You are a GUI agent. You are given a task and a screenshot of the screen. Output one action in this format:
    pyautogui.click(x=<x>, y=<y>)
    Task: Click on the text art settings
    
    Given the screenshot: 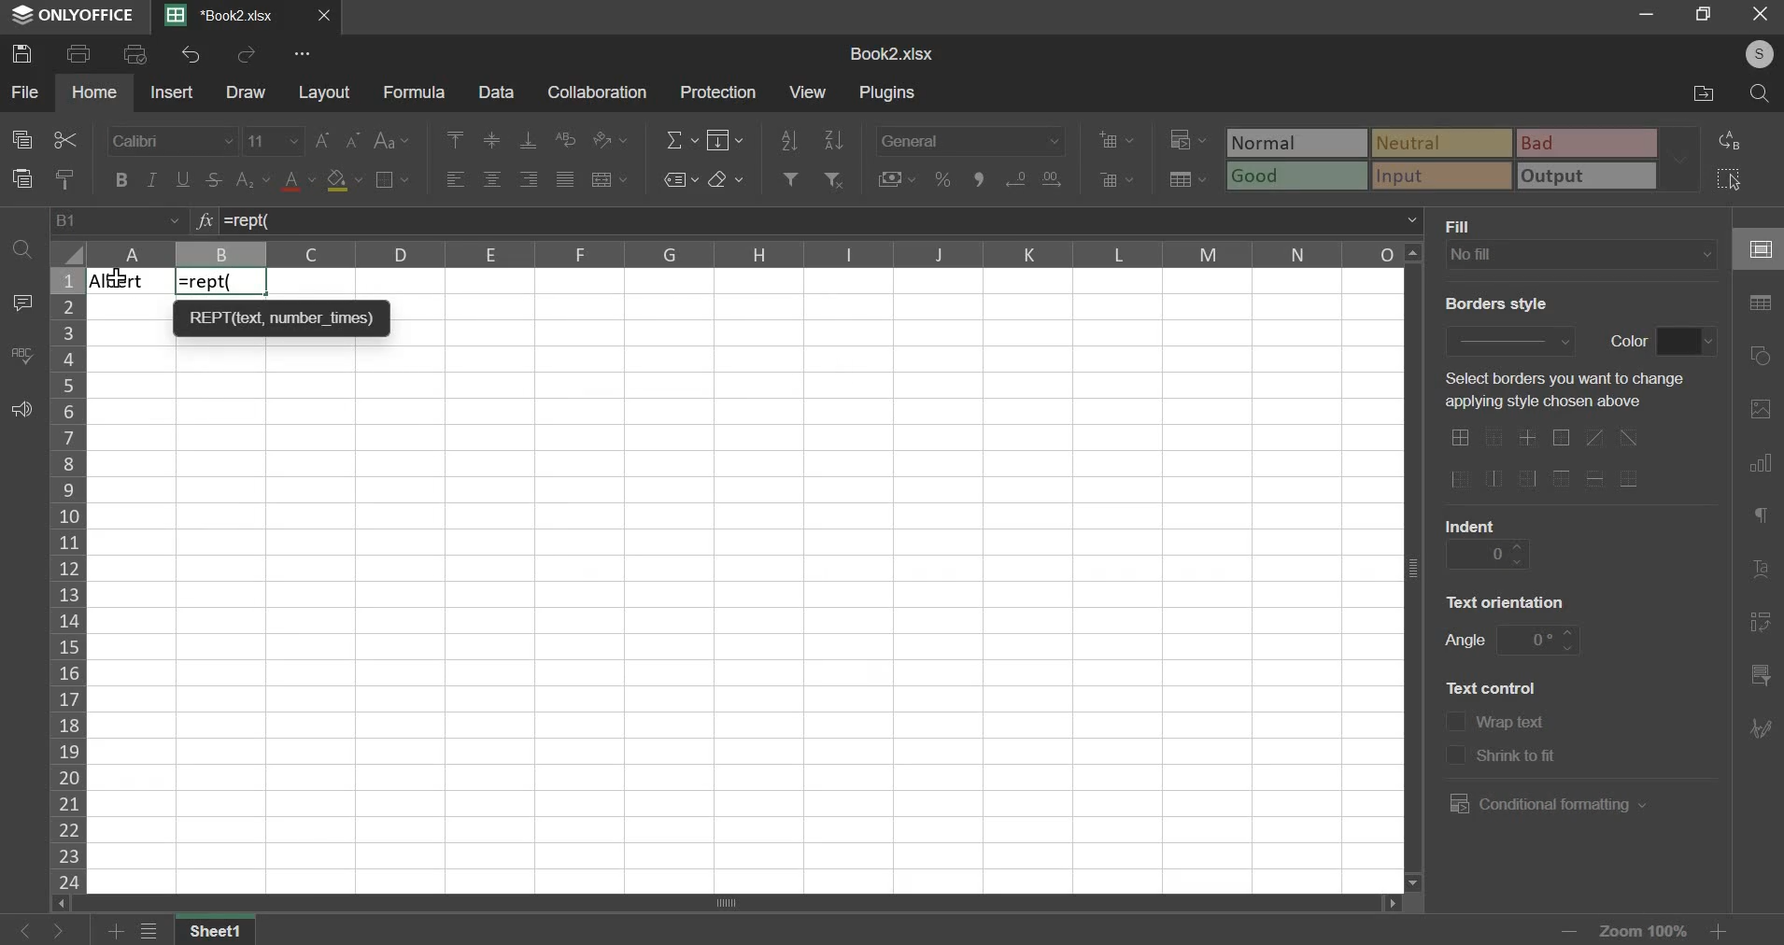 What is the action you would take?
    pyautogui.click(x=1764, y=567)
    